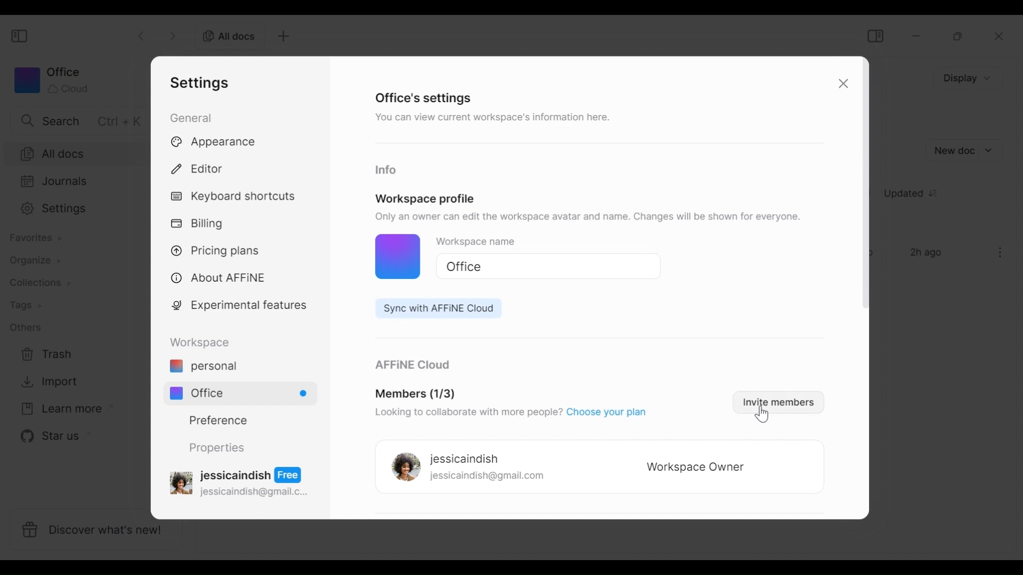  What do you see at coordinates (425, 199) in the screenshot?
I see `Workspace profile` at bounding box center [425, 199].